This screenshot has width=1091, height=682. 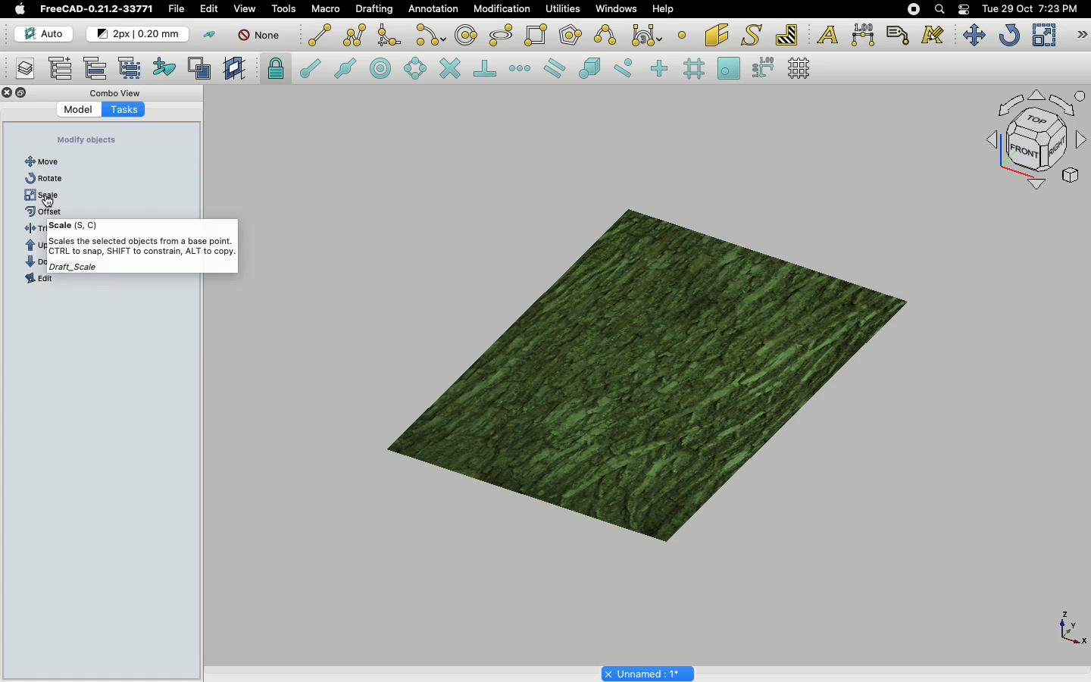 I want to click on Hatch, so click(x=788, y=33).